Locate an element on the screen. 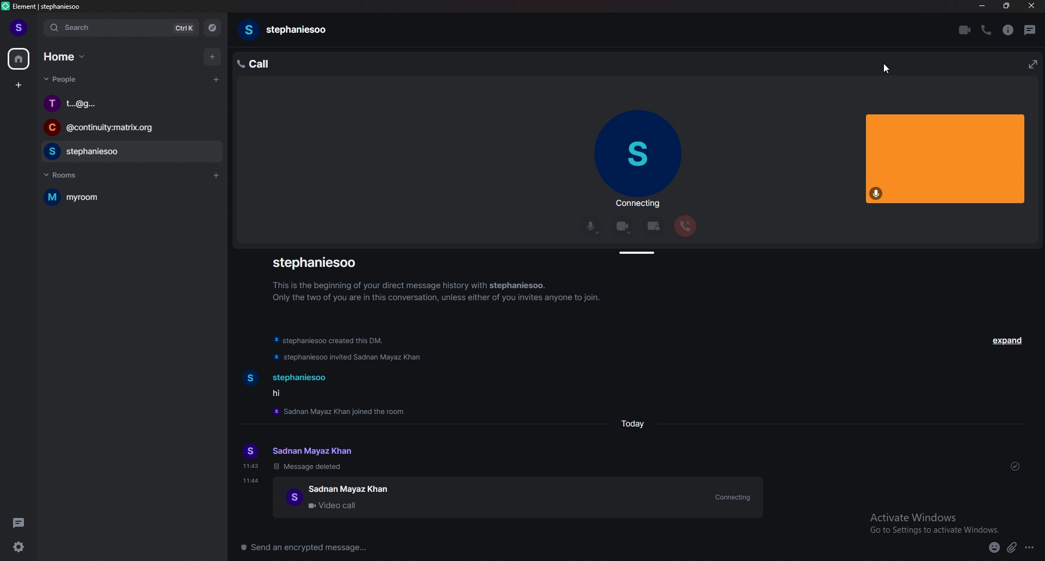 The width and height of the screenshot is (1045, 561). update is located at coordinates (344, 411).